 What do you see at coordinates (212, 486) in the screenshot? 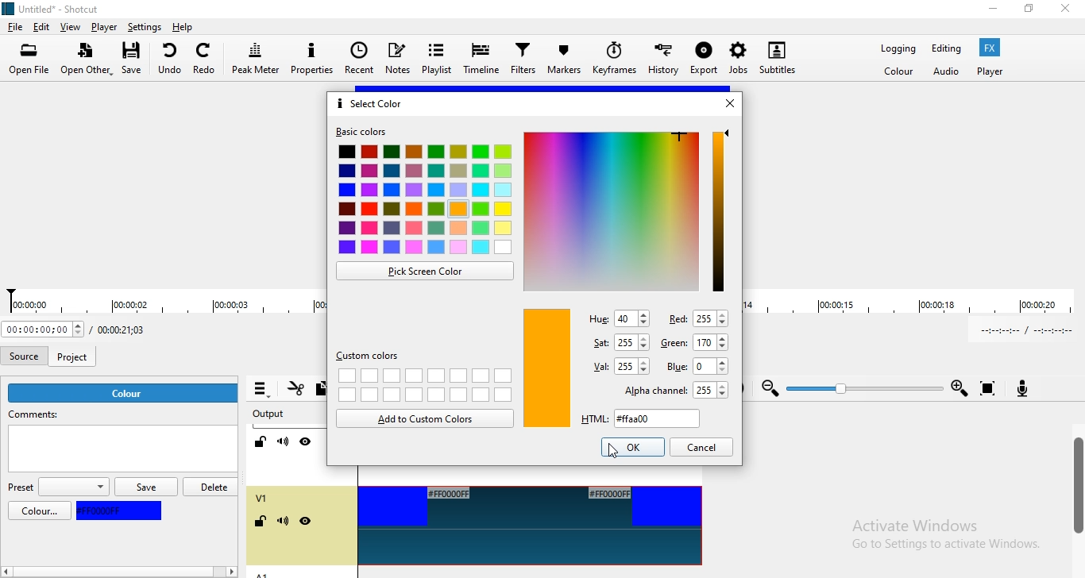
I see `delete` at bounding box center [212, 486].